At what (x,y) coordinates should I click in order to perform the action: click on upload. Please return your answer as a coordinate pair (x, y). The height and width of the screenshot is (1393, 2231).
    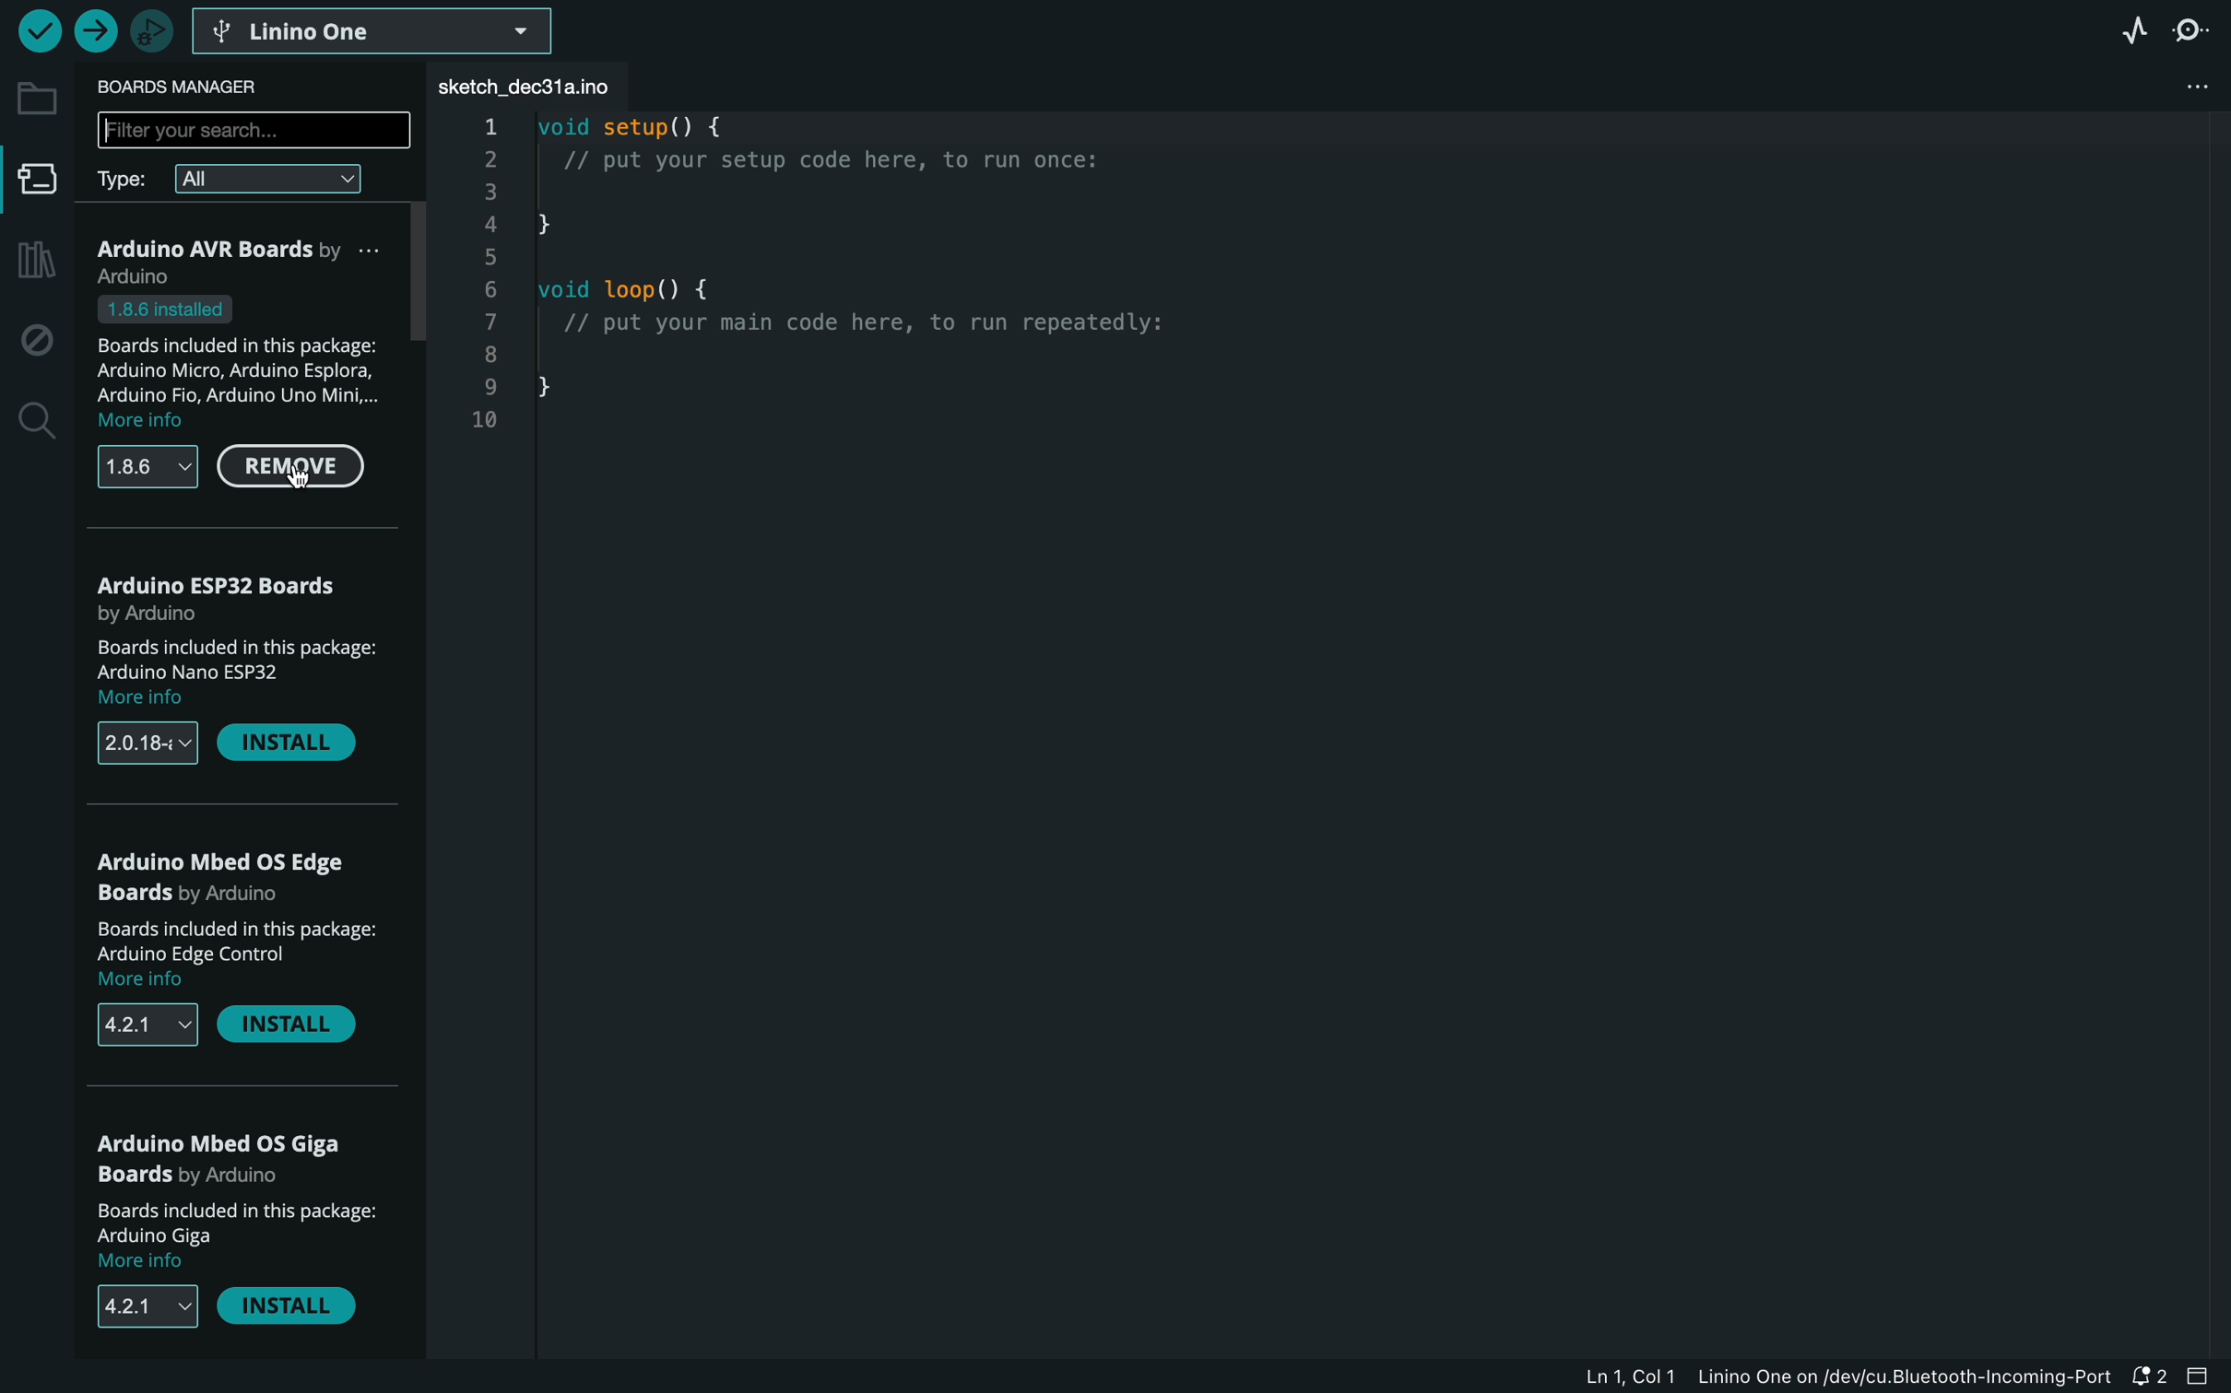
    Looking at the image, I should click on (94, 36).